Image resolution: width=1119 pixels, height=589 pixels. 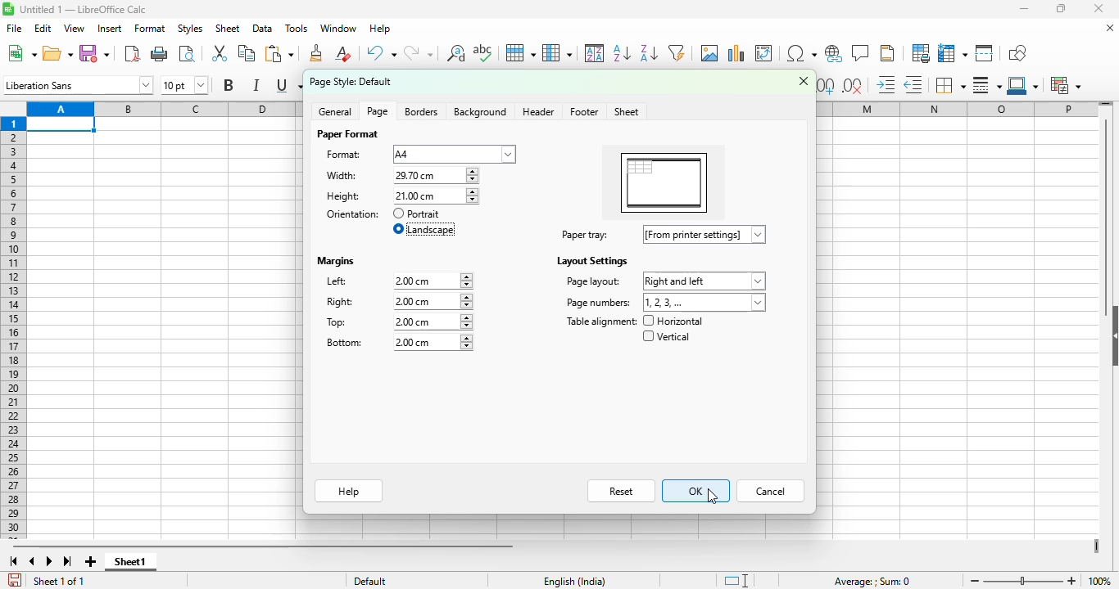 What do you see at coordinates (664, 185) in the screenshot?
I see `preview changed to landscape orientation` at bounding box center [664, 185].